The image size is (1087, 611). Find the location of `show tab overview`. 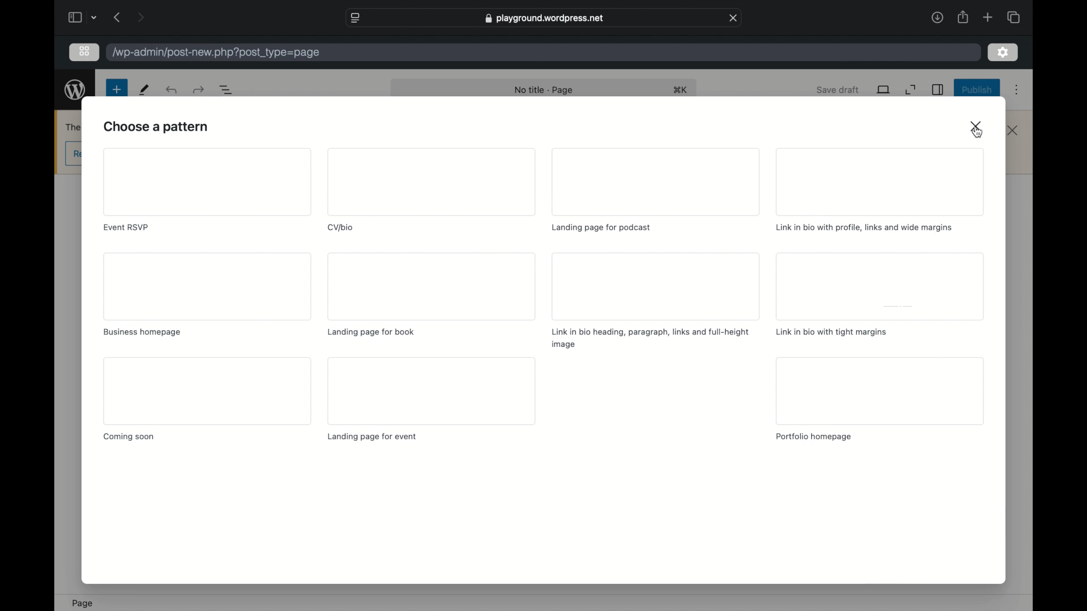

show tab overview is located at coordinates (1015, 17).